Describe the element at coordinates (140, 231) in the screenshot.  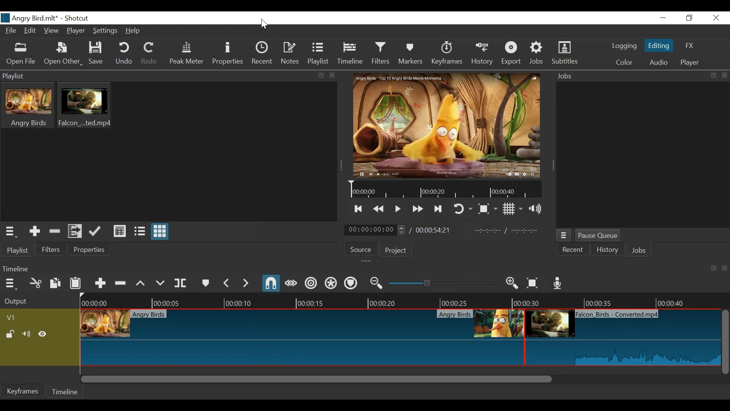
I see `View as files` at that location.